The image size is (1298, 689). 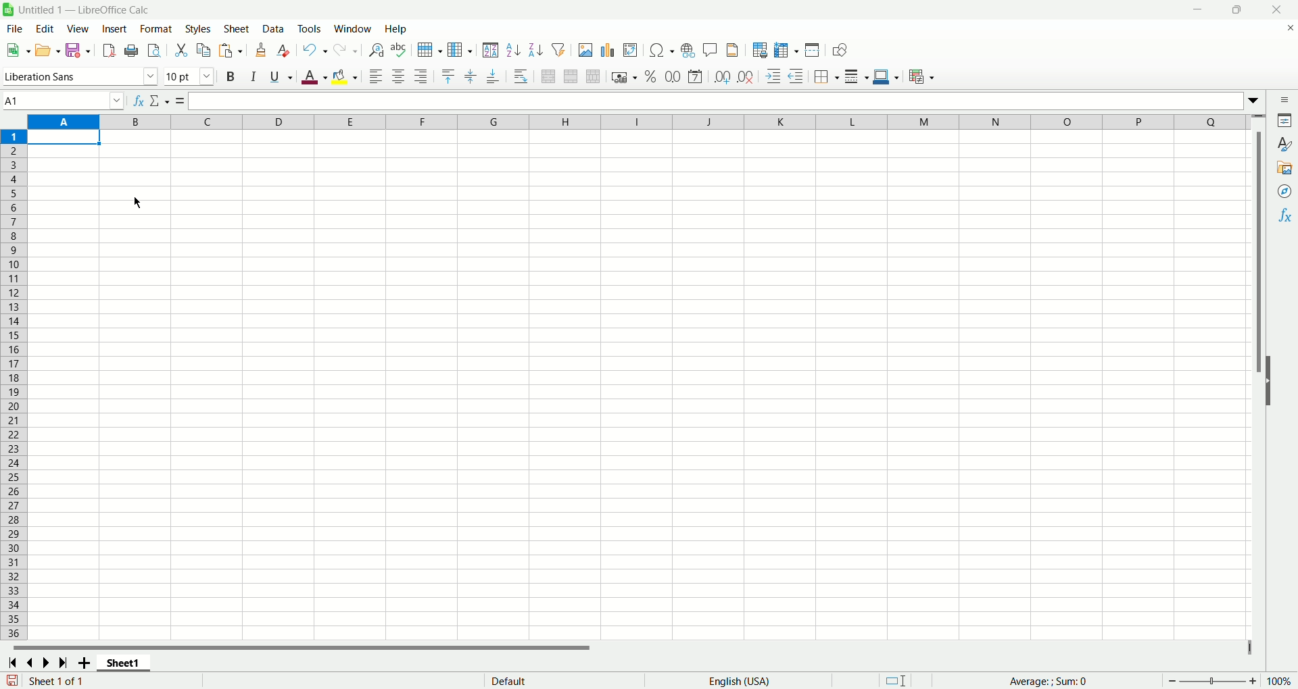 What do you see at coordinates (592, 76) in the screenshot?
I see `unmerge cells` at bounding box center [592, 76].